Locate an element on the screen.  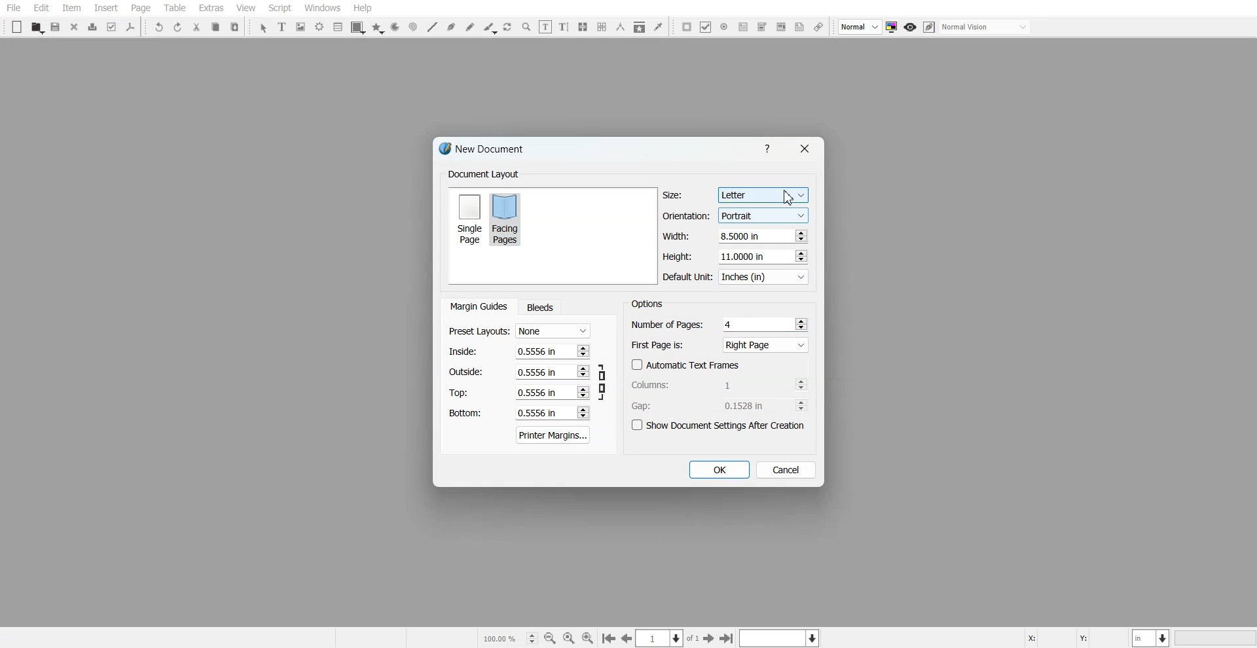
Text is located at coordinates (647, 303).